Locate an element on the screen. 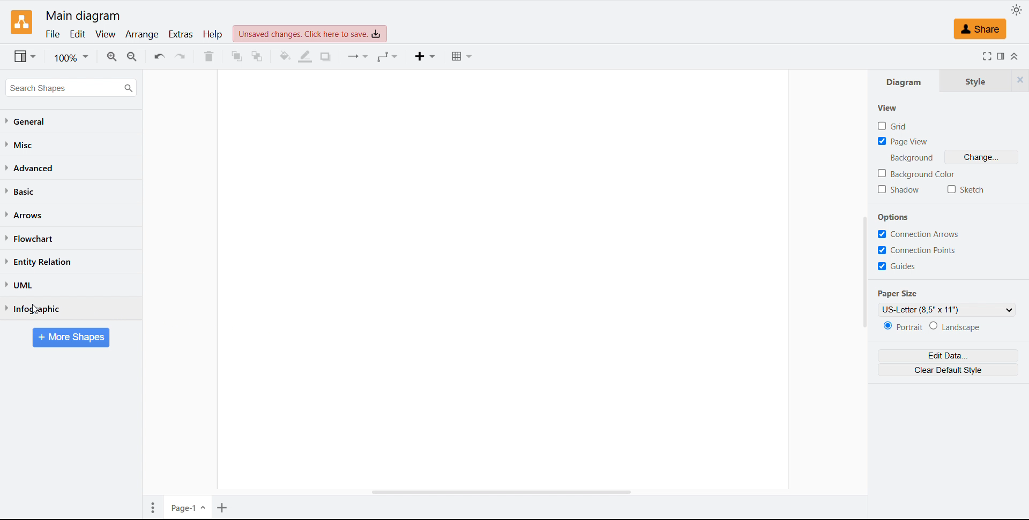 Image resolution: width=1029 pixels, height=520 pixels. View options  is located at coordinates (26, 56).